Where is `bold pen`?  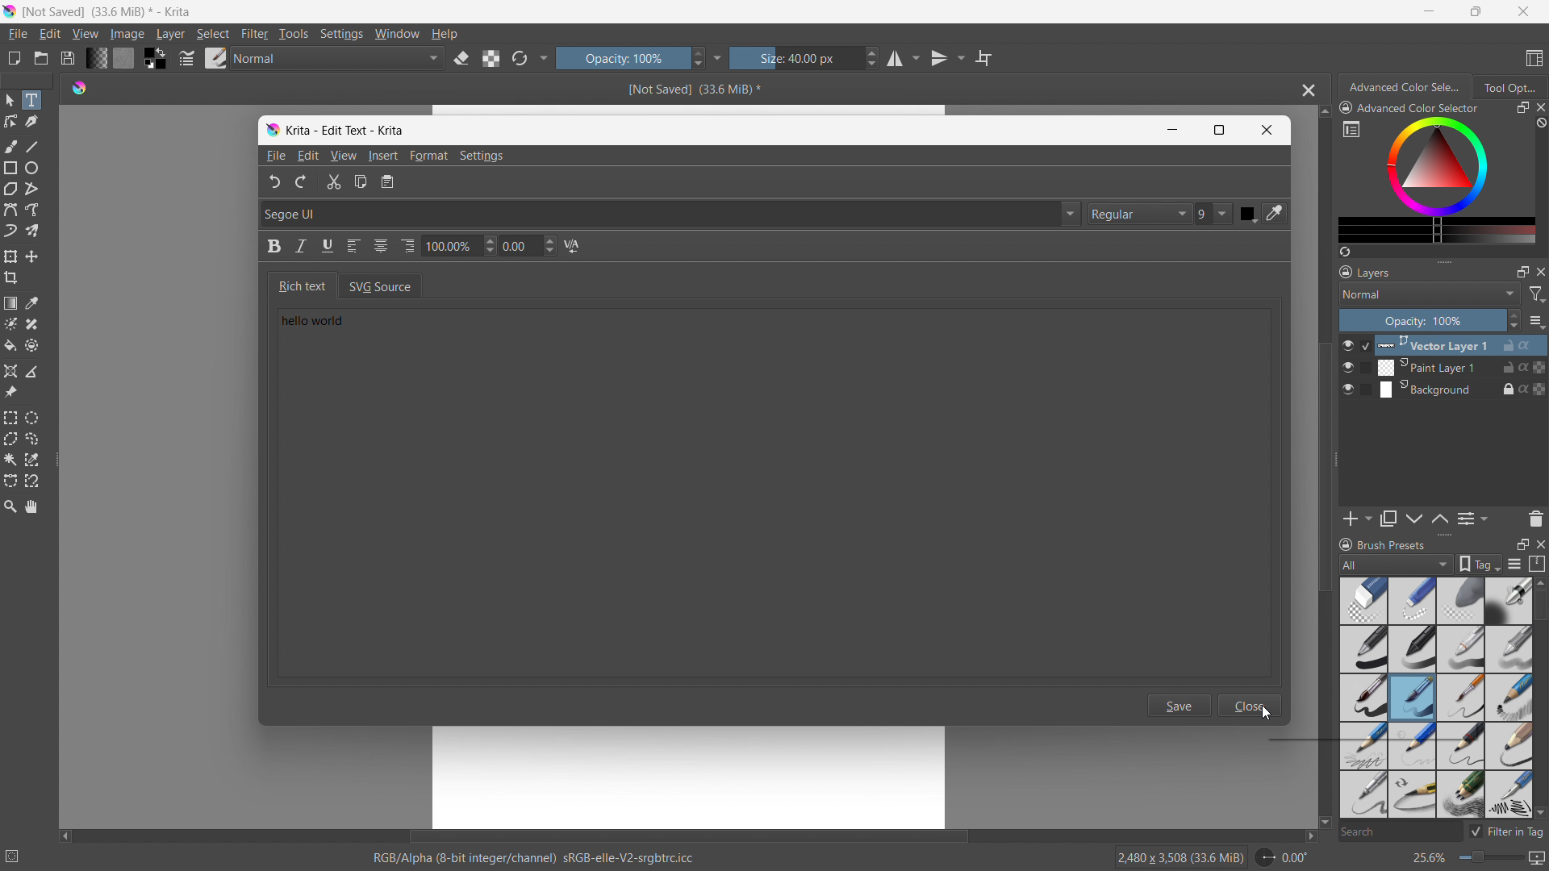
bold pen is located at coordinates (1363, 650).